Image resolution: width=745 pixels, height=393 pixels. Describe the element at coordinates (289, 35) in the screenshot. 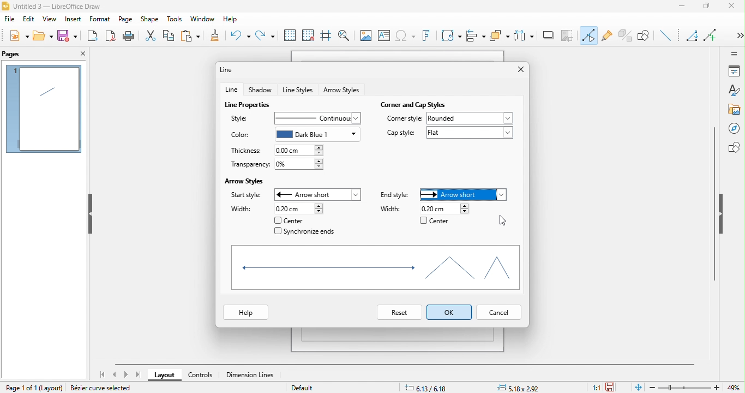

I see `display to grid` at that location.